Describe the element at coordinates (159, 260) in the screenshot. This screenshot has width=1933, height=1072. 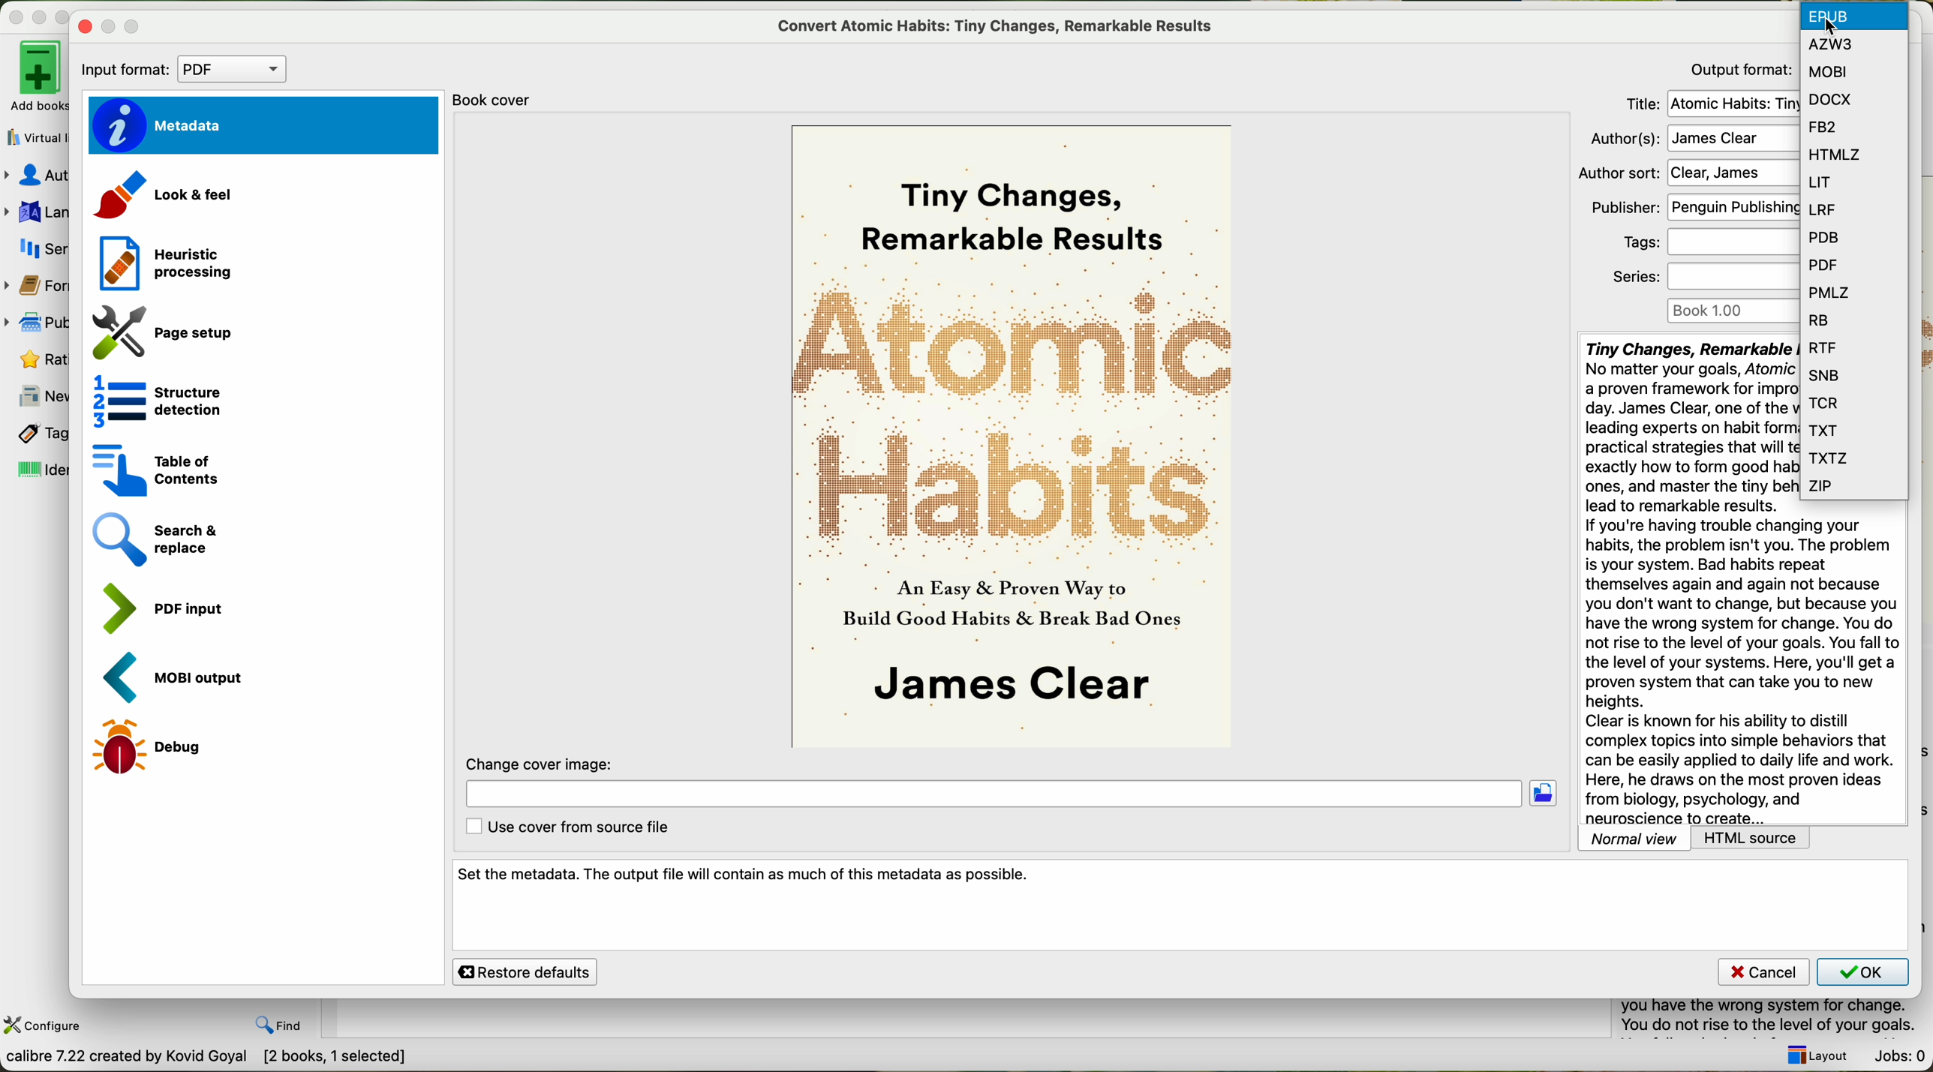
I see `heuristic processing` at that location.